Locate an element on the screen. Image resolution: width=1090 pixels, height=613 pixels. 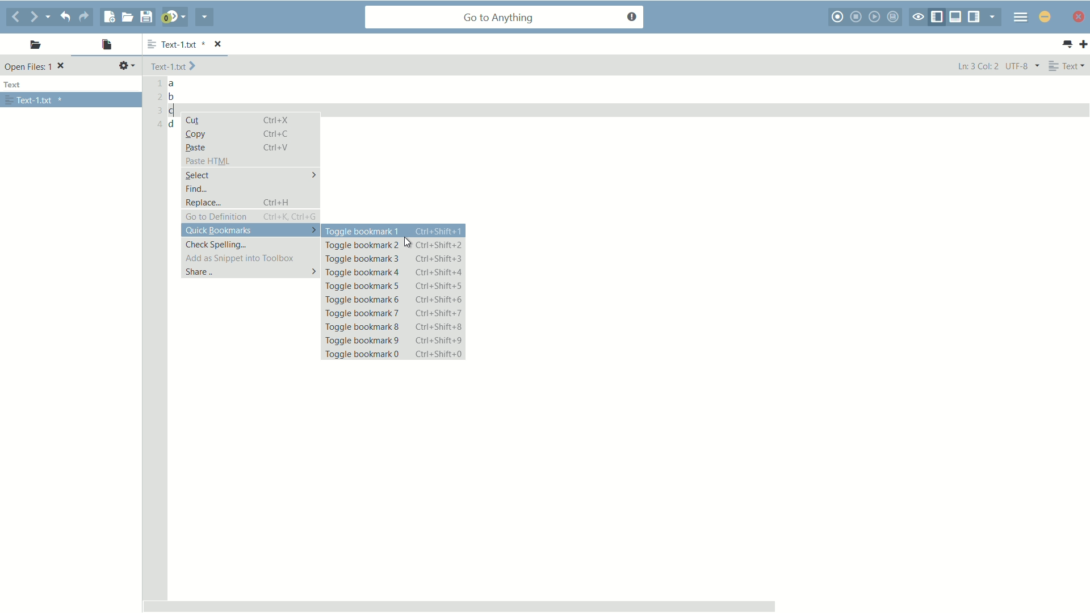
new file is located at coordinates (108, 17).